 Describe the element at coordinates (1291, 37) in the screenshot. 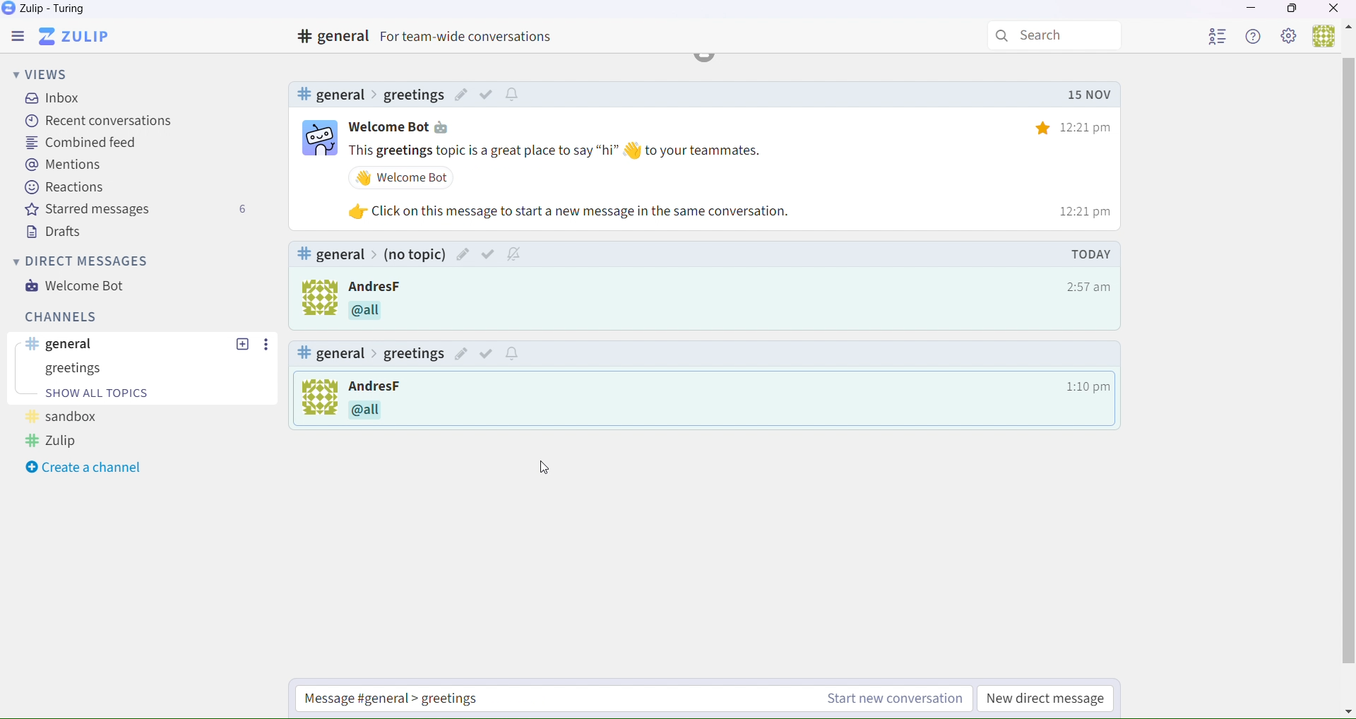

I see `Settings` at that location.